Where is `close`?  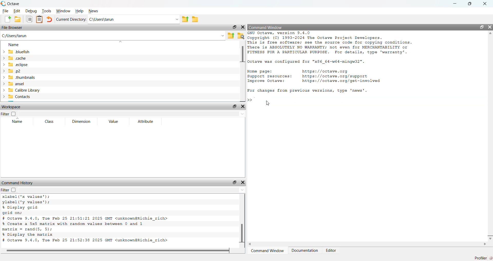
close is located at coordinates (490, 27).